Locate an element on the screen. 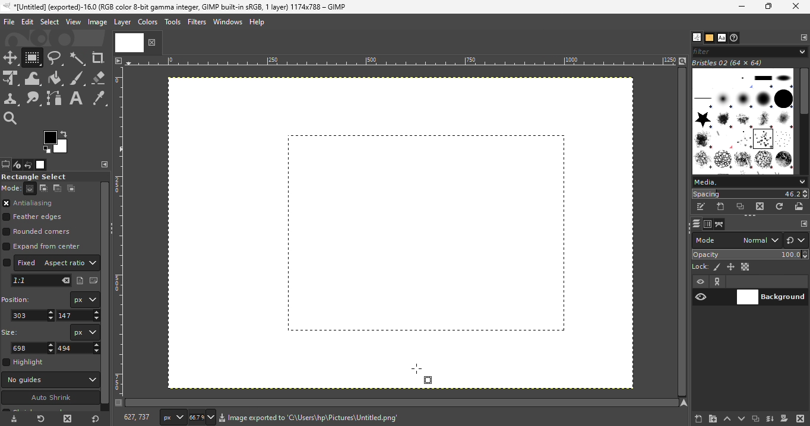 Image resolution: width=810 pixels, height=426 pixels. Fuzzy select tool is located at coordinates (78, 58).